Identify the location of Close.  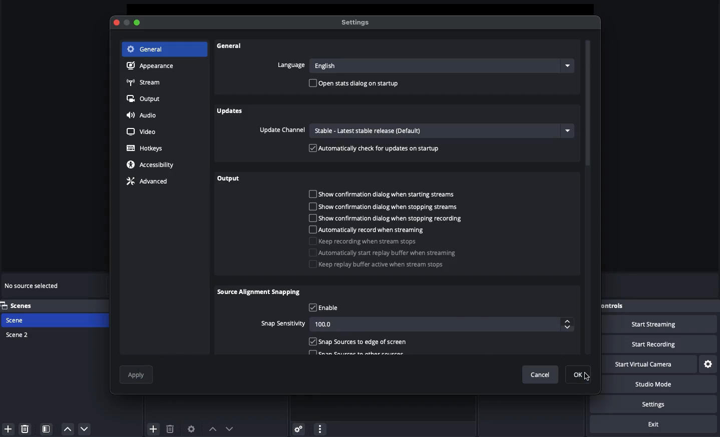
(118, 22).